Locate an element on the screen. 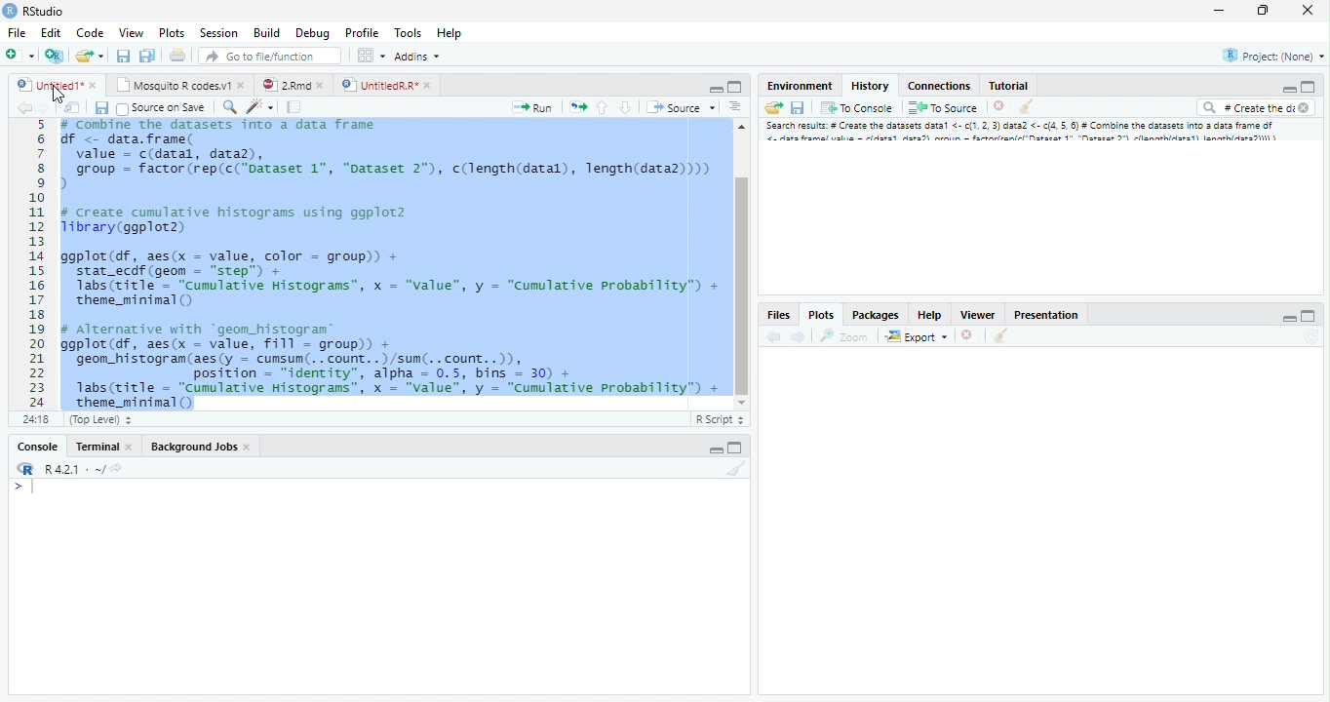 The width and height of the screenshot is (1330, 702). Minimize is located at coordinates (715, 89).